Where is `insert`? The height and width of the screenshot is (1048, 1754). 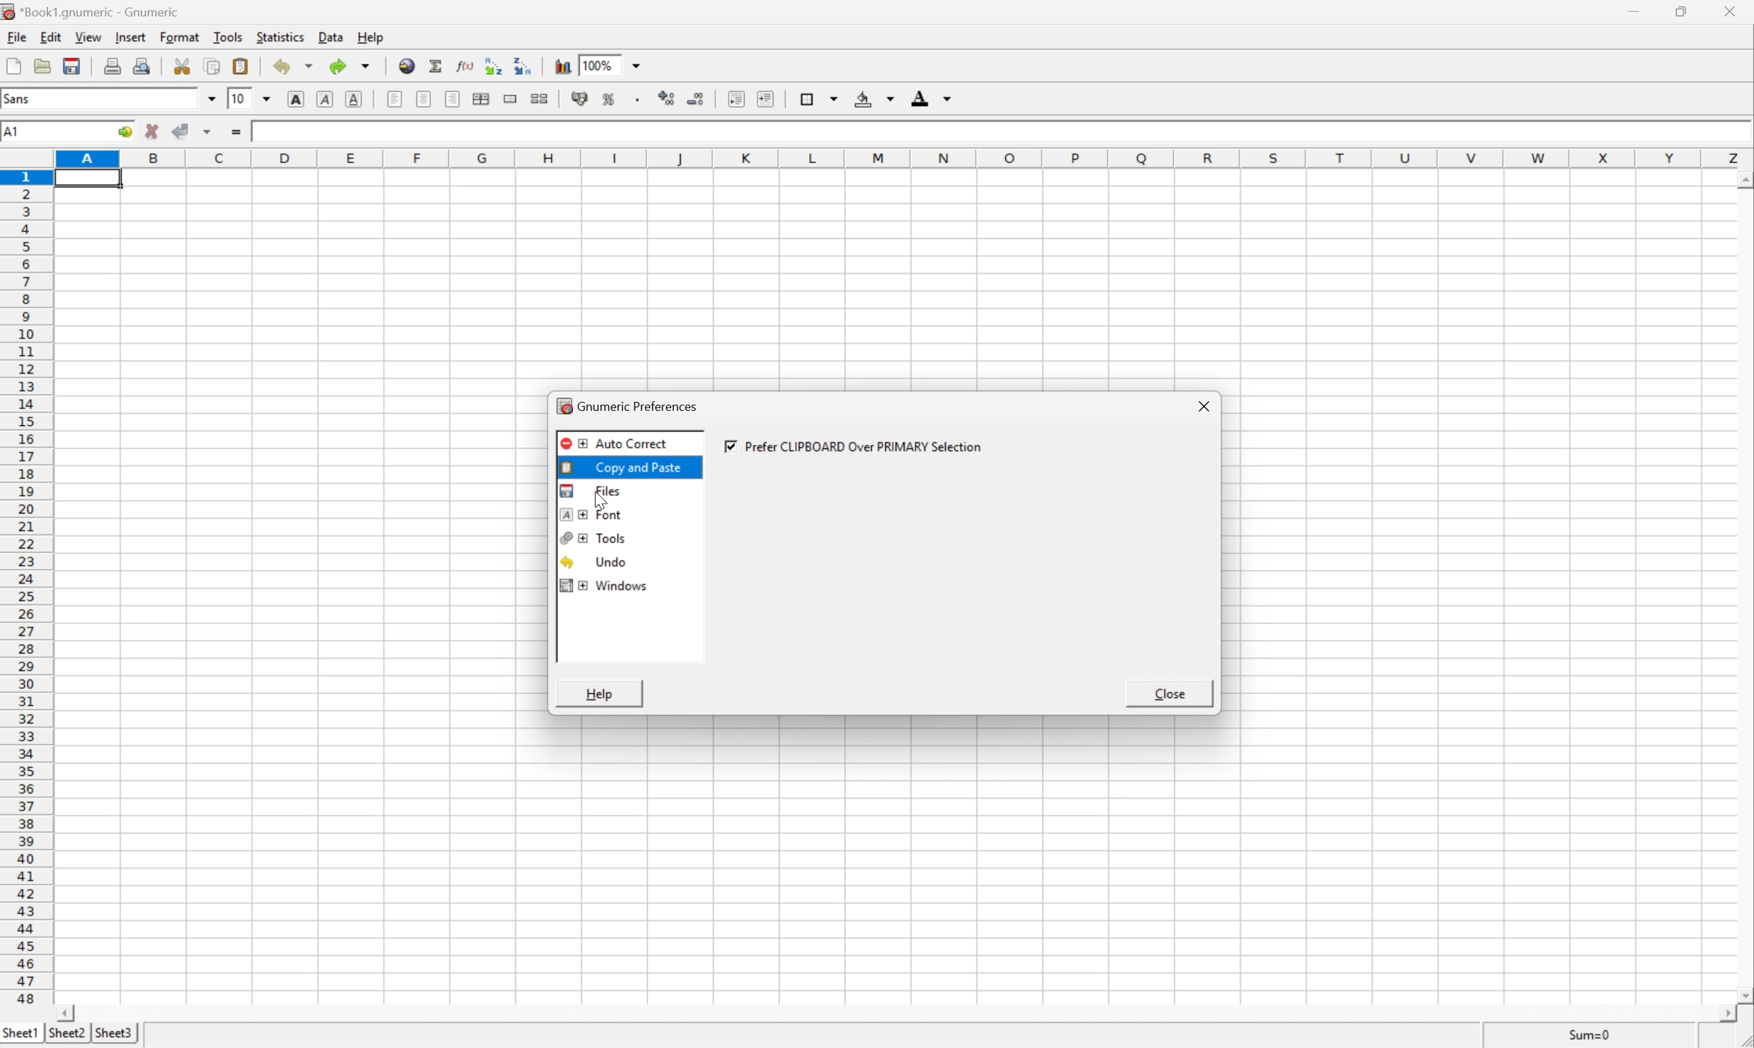 insert is located at coordinates (131, 38).